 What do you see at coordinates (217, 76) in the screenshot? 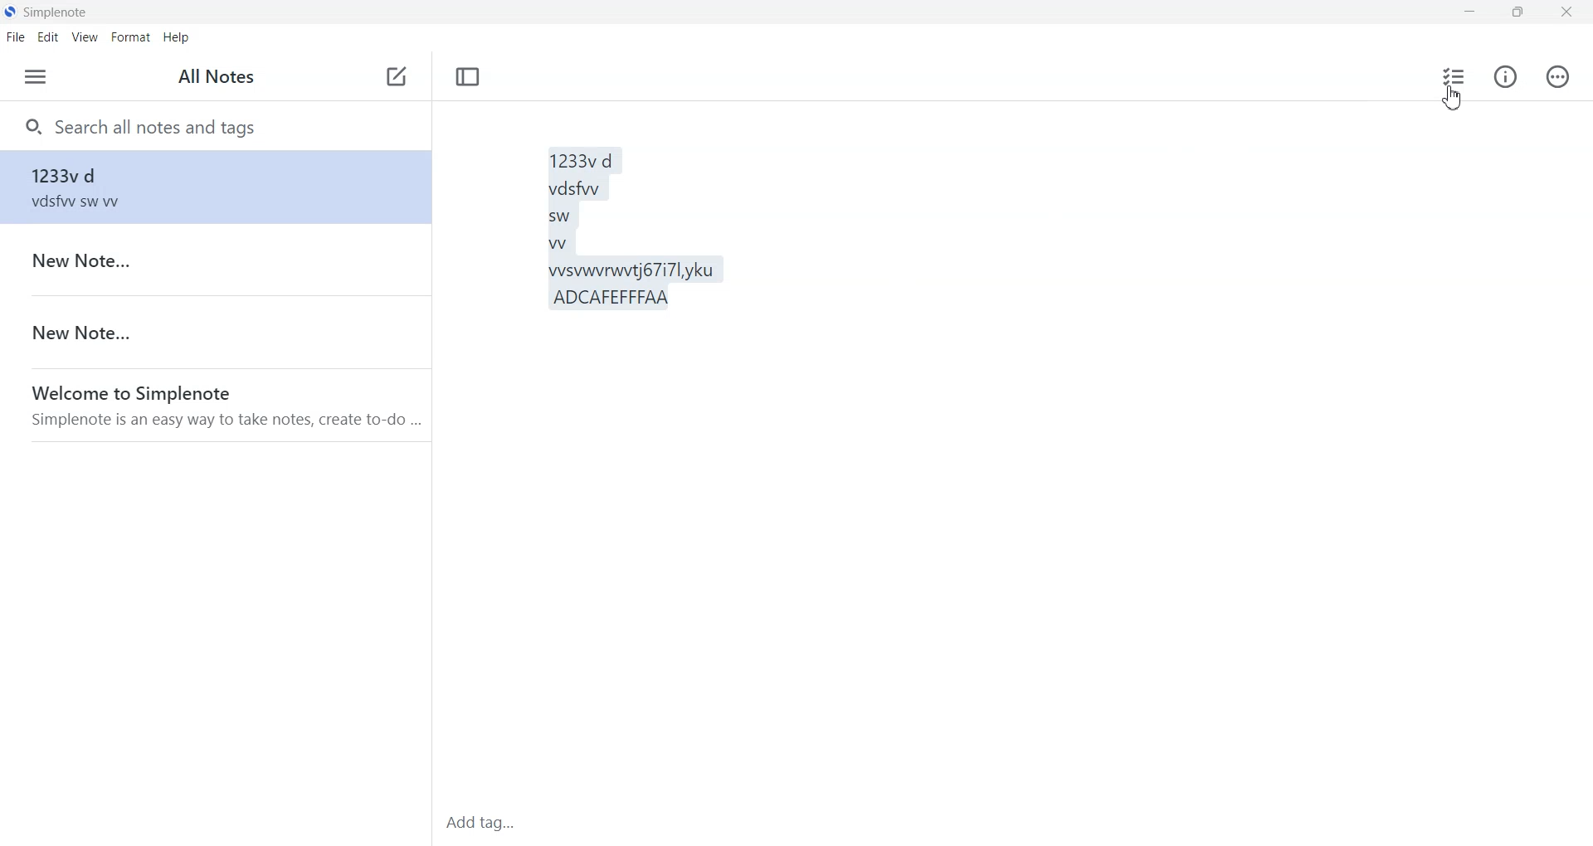
I see `All Notes` at bounding box center [217, 76].